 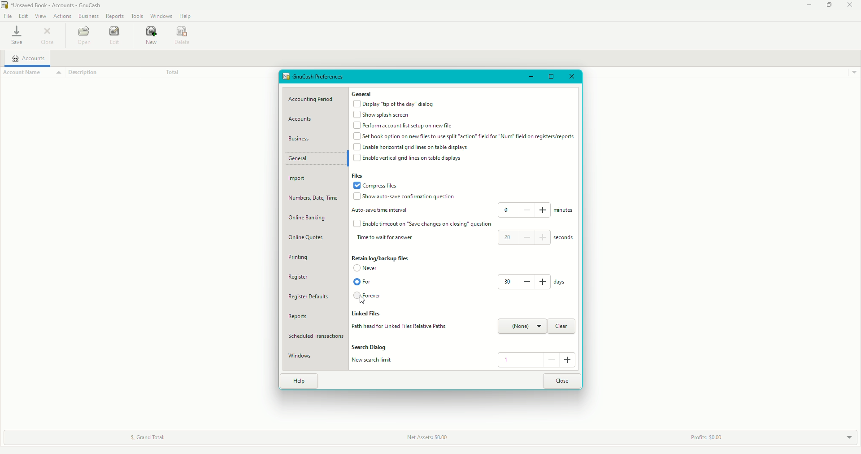 What do you see at coordinates (425, 438) in the screenshot?
I see `Net Assets` at bounding box center [425, 438].